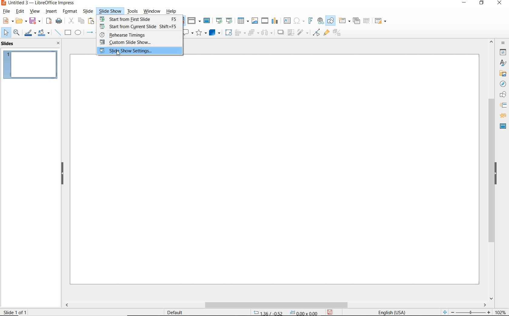  I want to click on TOGGLE EXTRUSION, so click(337, 33).